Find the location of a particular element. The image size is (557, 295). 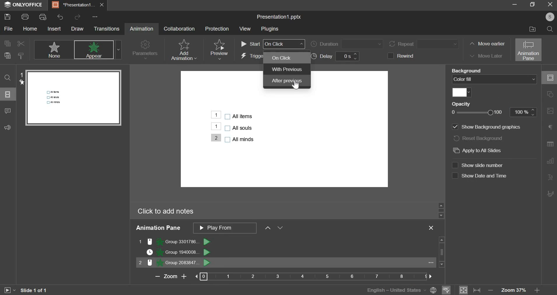

animation 2 is located at coordinates (175, 252).